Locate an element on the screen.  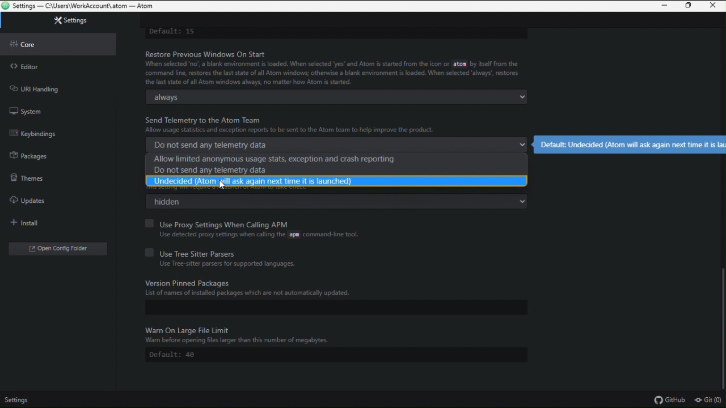
Use Proxy Settings When Calling APM is located at coordinates (324, 223).